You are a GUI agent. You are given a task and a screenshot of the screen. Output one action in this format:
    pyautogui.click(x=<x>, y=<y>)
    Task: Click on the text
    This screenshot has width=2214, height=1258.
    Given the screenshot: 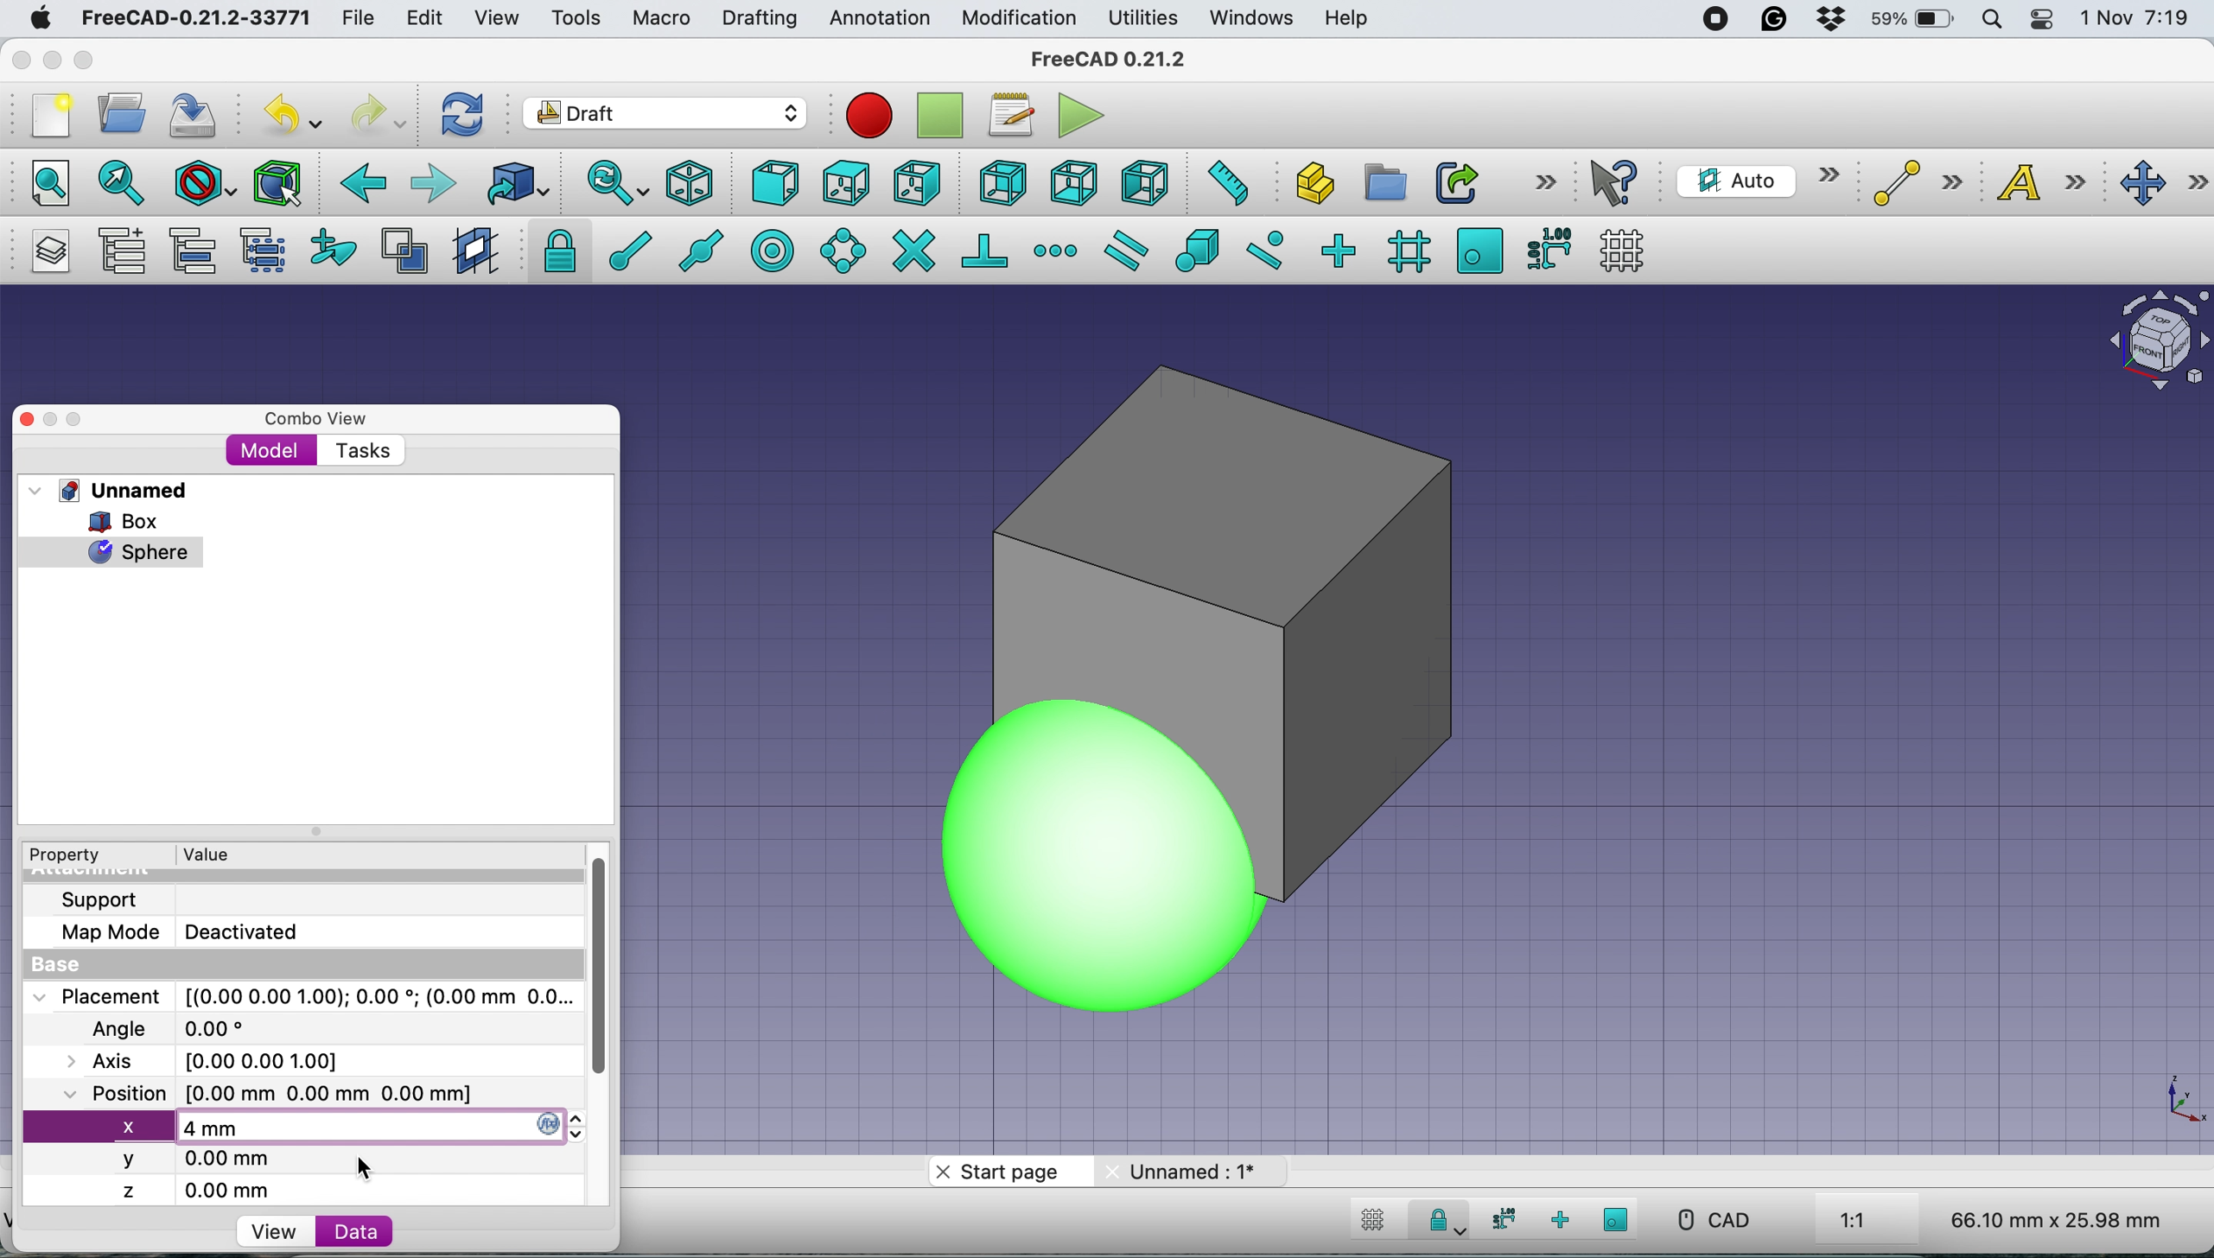 What is the action you would take?
    pyautogui.click(x=2045, y=181)
    